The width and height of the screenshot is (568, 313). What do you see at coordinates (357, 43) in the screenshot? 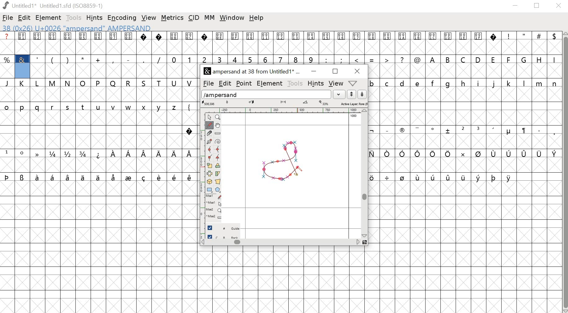
I see `0017` at bounding box center [357, 43].